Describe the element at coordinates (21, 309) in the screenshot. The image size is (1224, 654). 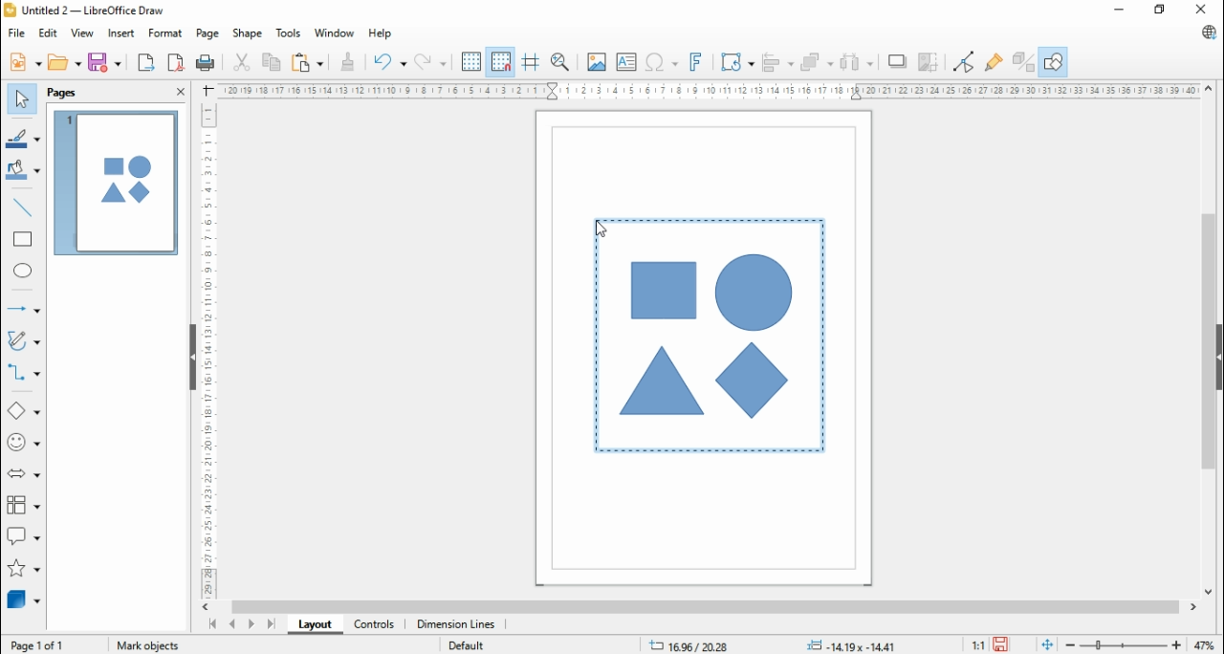
I see `lines and arrows` at that location.